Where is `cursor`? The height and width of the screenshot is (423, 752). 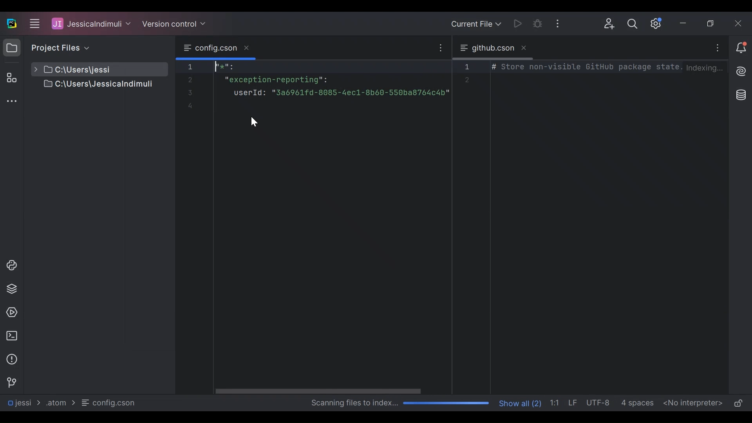 cursor is located at coordinates (252, 121).